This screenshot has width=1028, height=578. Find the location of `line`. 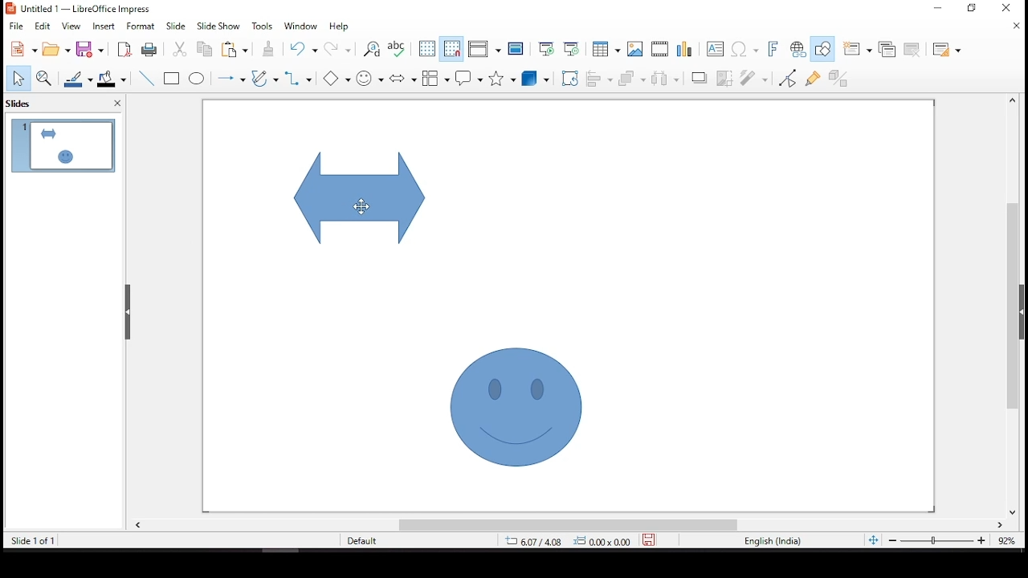

line is located at coordinates (146, 79).